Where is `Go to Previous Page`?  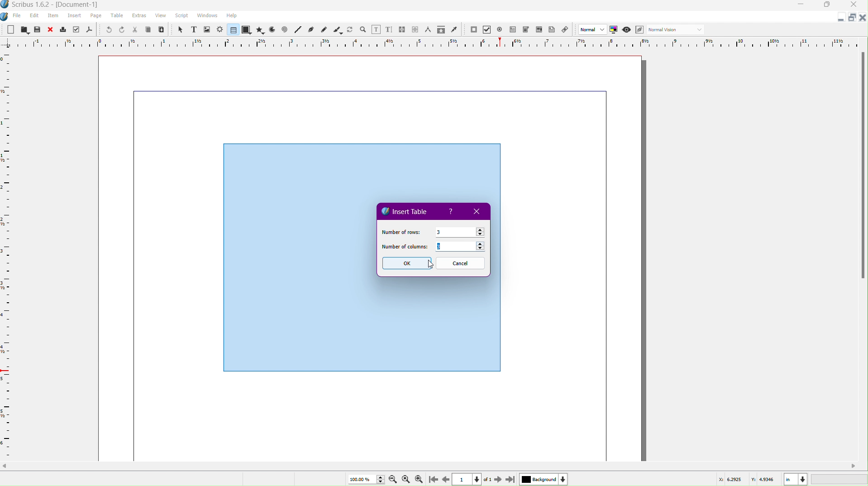 Go to Previous Page is located at coordinates (445, 478).